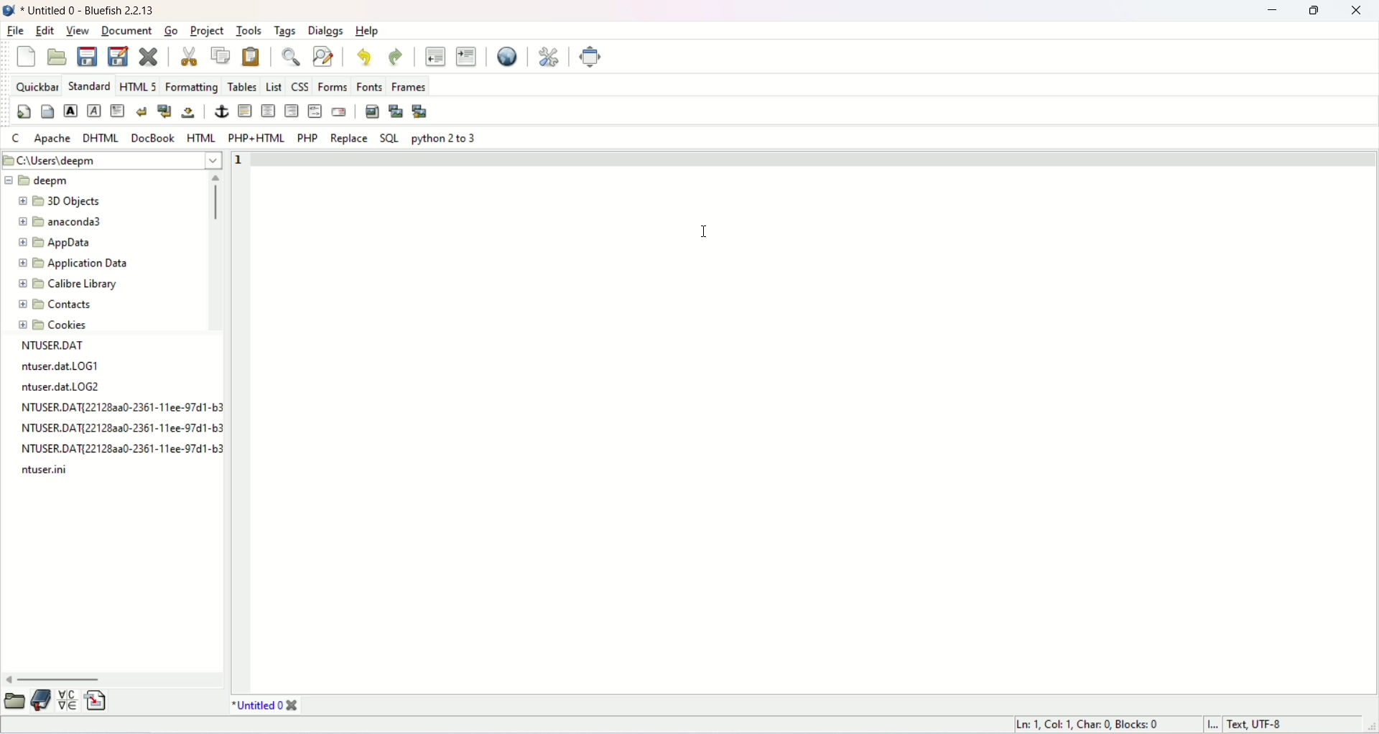 Image resolution: width=1379 pixels, height=734 pixels. What do you see at coordinates (1314, 11) in the screenshot?
I see `maximize` at bounding box center [1314, 11].